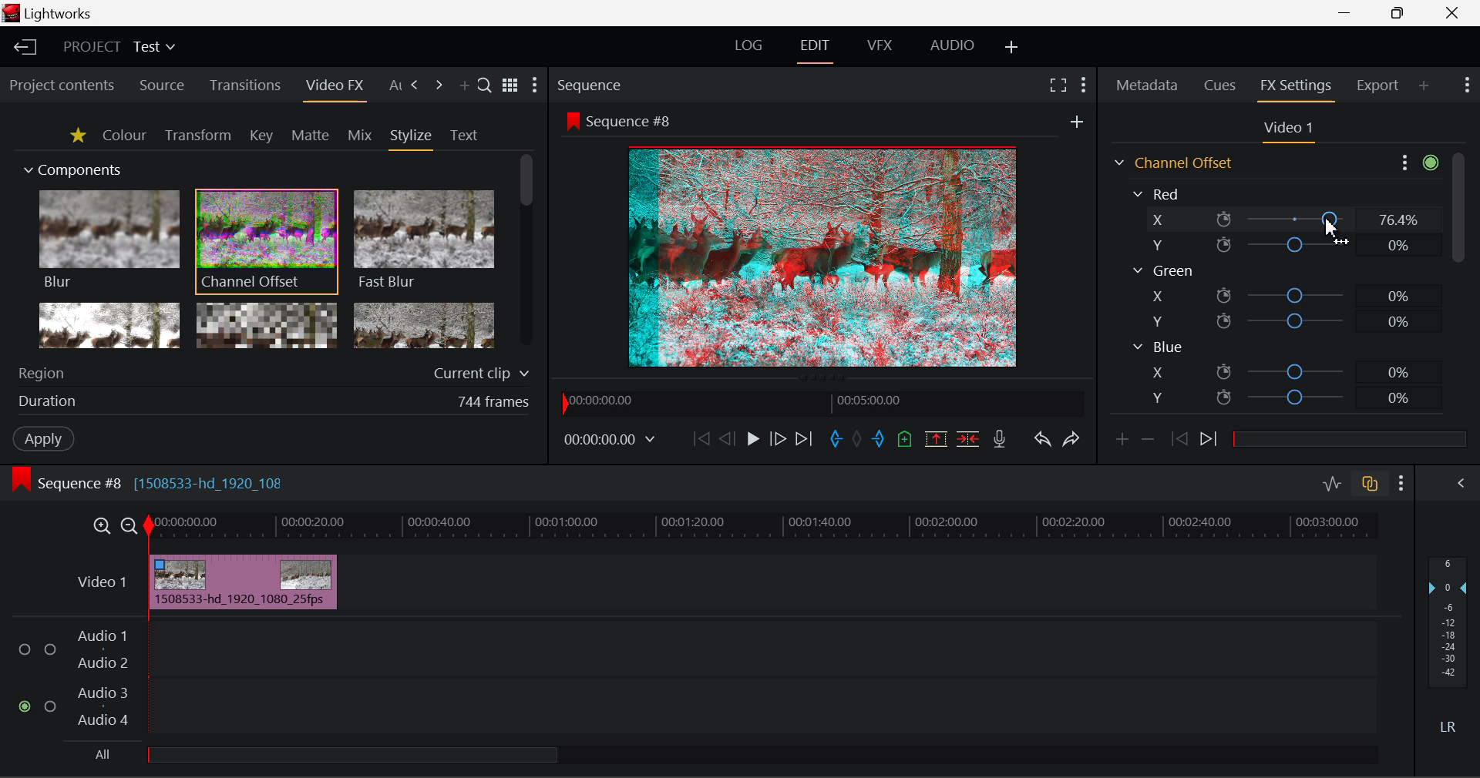 The height and width of the screenshot is (778, 1480). What do you see at coordinates (808, 440) in the screenshot?
I see `To End` at bounding box center [808, 440].